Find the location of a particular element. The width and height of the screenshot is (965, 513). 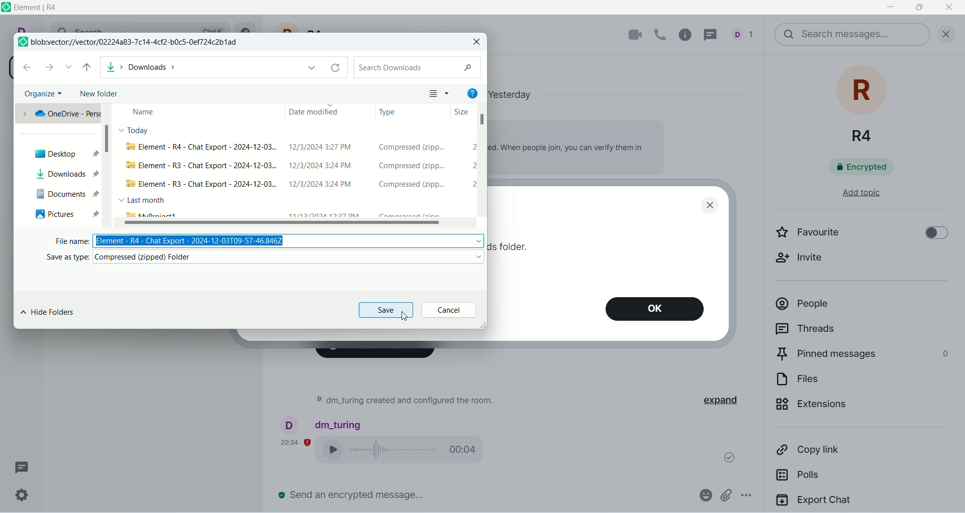

new folder is located at coordinates (100, 94).